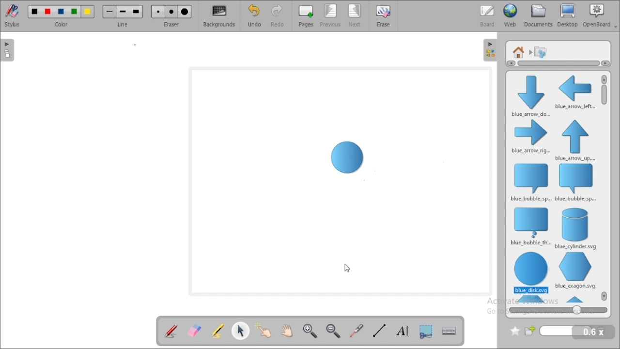 The width and height of the screenshot is (620, 349). What do you see at coordinates (310, 331) in the screenshot?
I see `zoom in` at bounding box center [310, 331].